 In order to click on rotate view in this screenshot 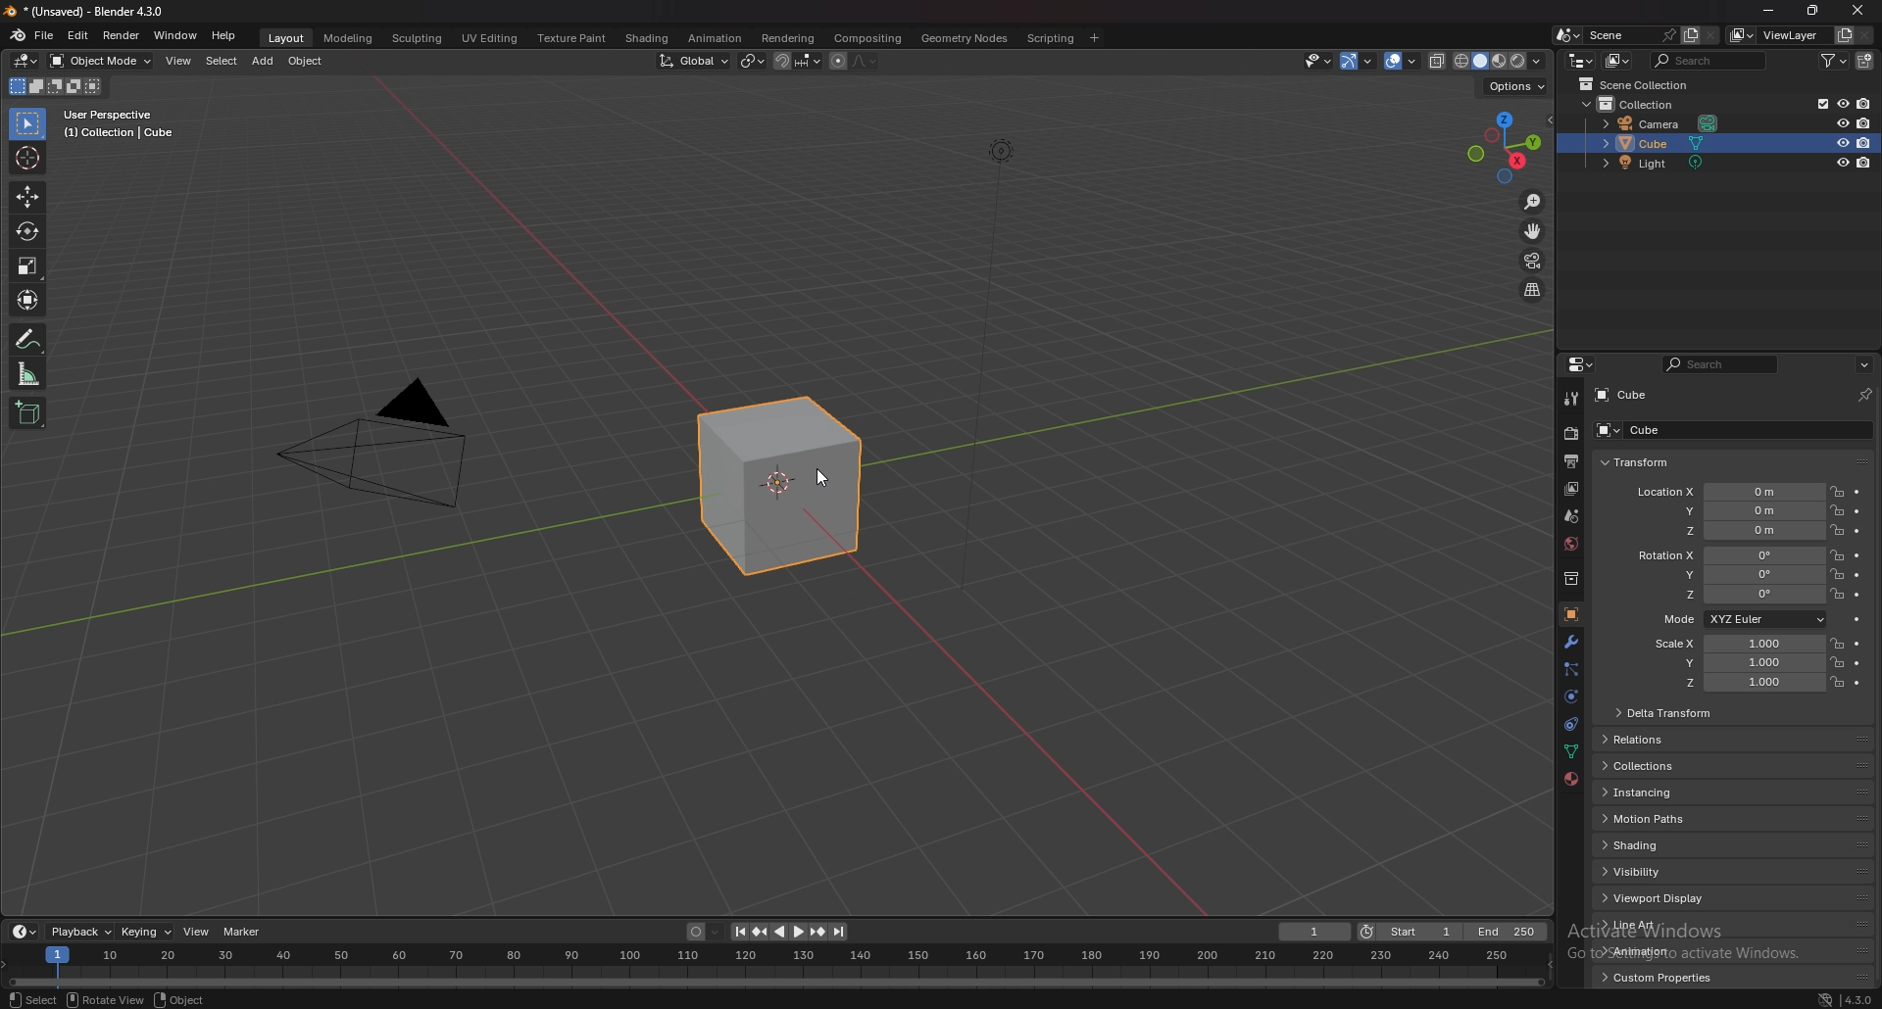, I will do `click(103, 1000)`.